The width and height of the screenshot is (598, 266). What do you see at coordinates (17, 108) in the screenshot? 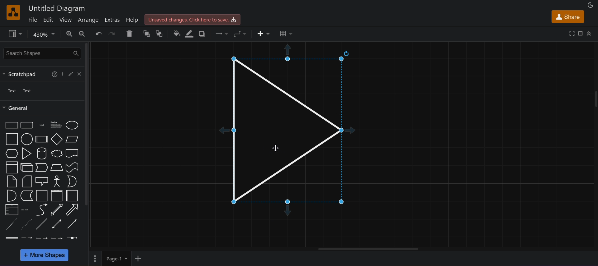
I see `general` at bounding box center [17, 108].